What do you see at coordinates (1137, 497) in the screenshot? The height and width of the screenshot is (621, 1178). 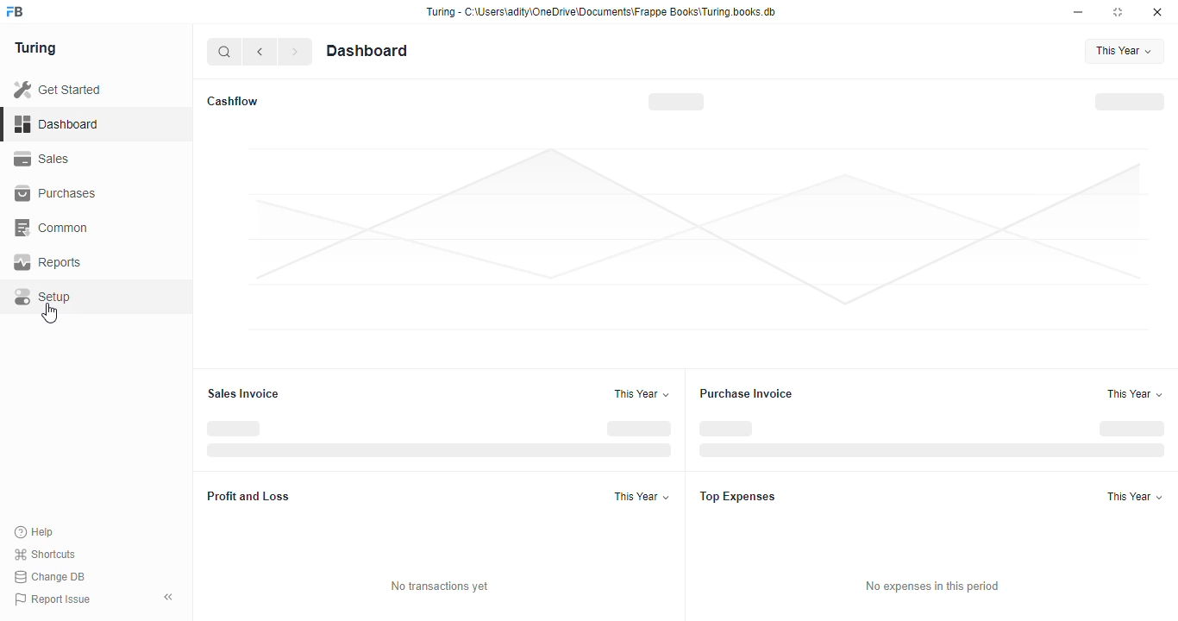 I see `This Year ` at bounding box center [1137, 497].